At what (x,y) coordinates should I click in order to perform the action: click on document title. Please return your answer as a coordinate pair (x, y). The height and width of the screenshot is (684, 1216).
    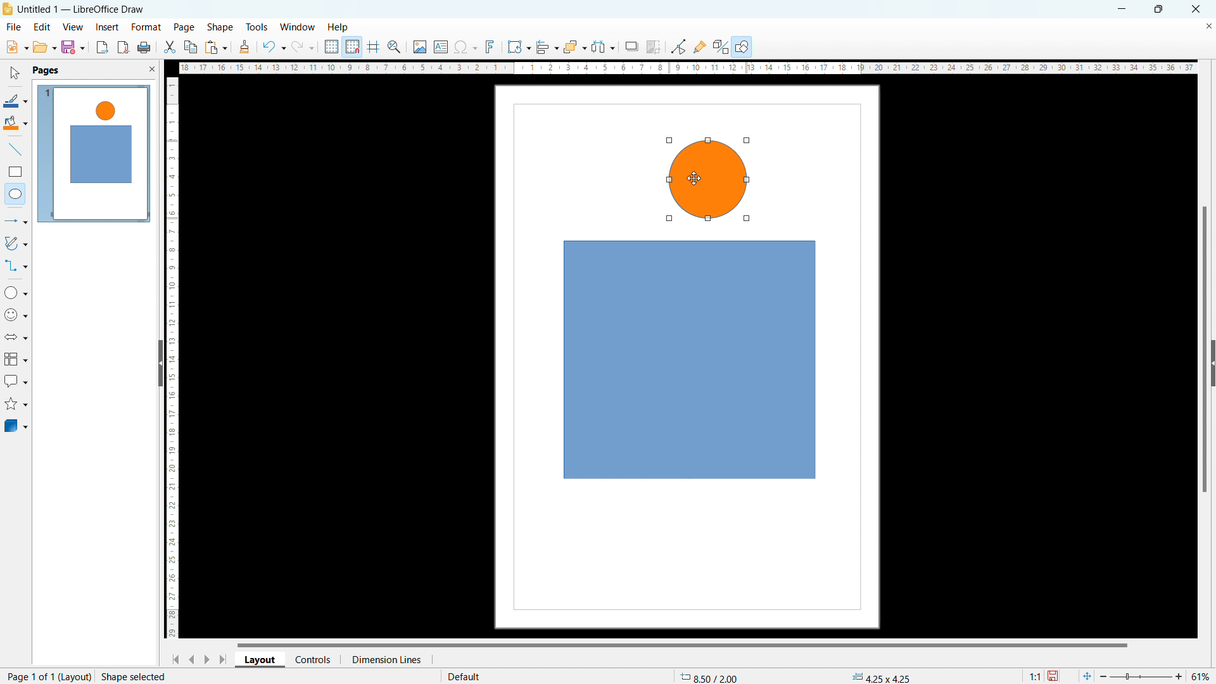
    Looking at the image, I should click on (84, 9).